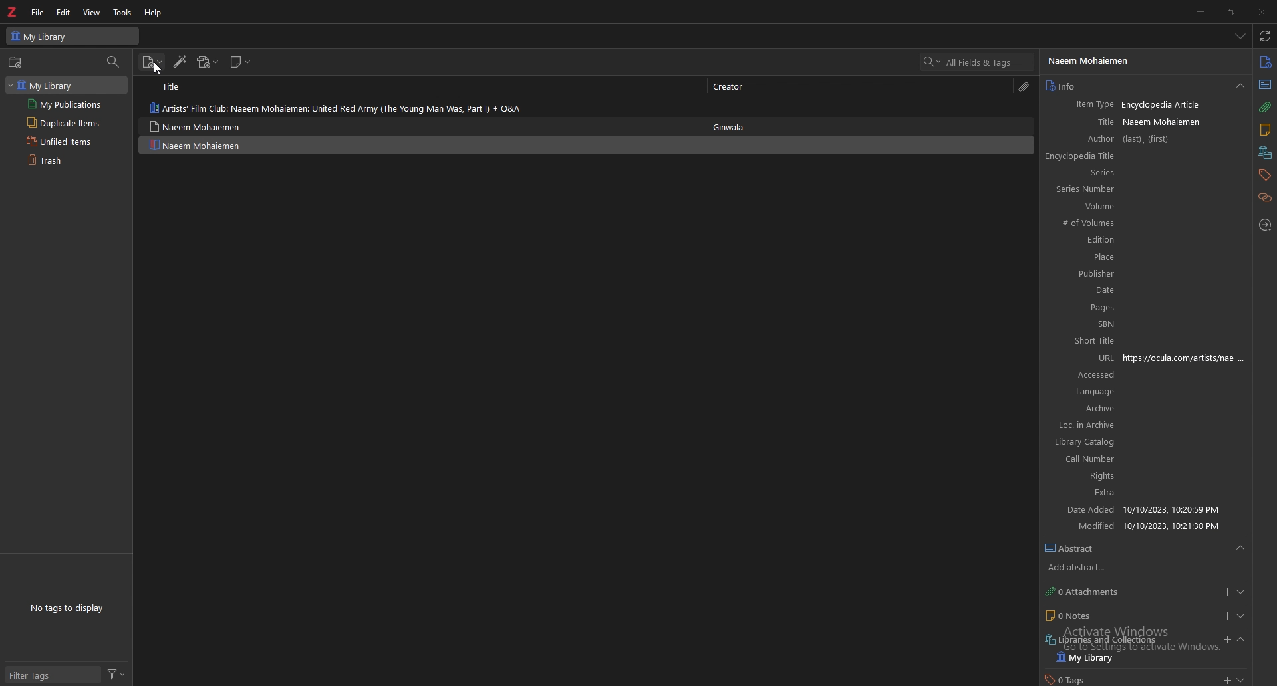  Describe the element at coordinates (51, 675) in the screenshot. I see `filter tags` at that location.